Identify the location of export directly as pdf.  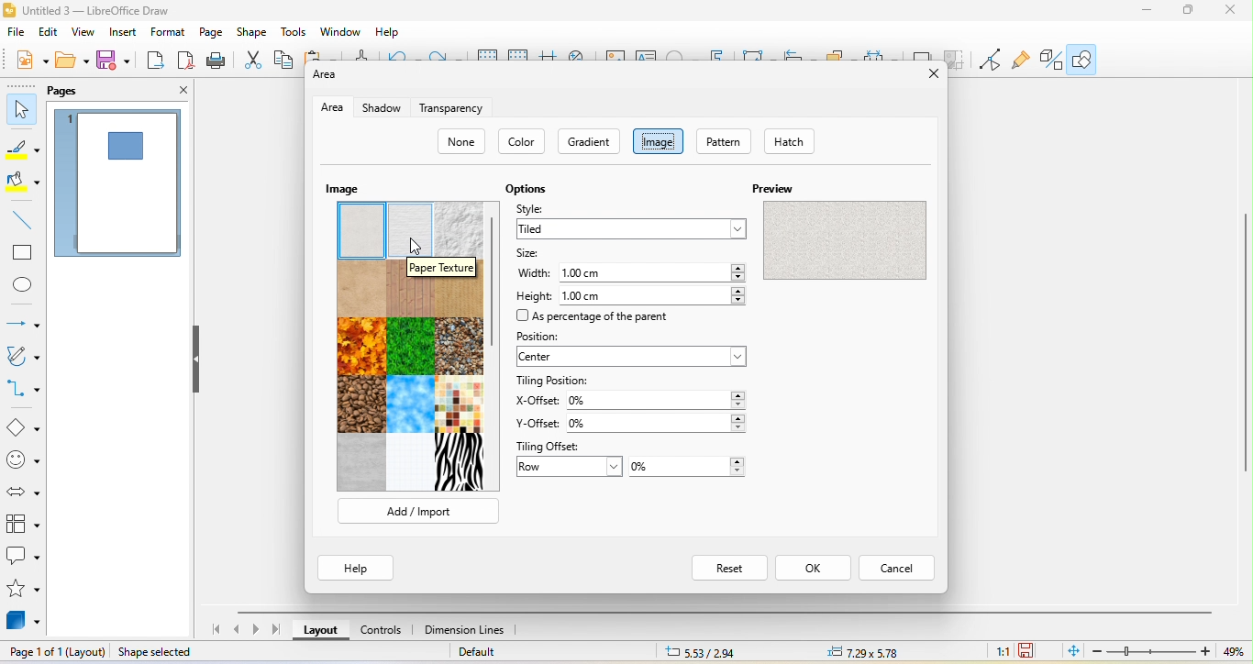
(189, 63).